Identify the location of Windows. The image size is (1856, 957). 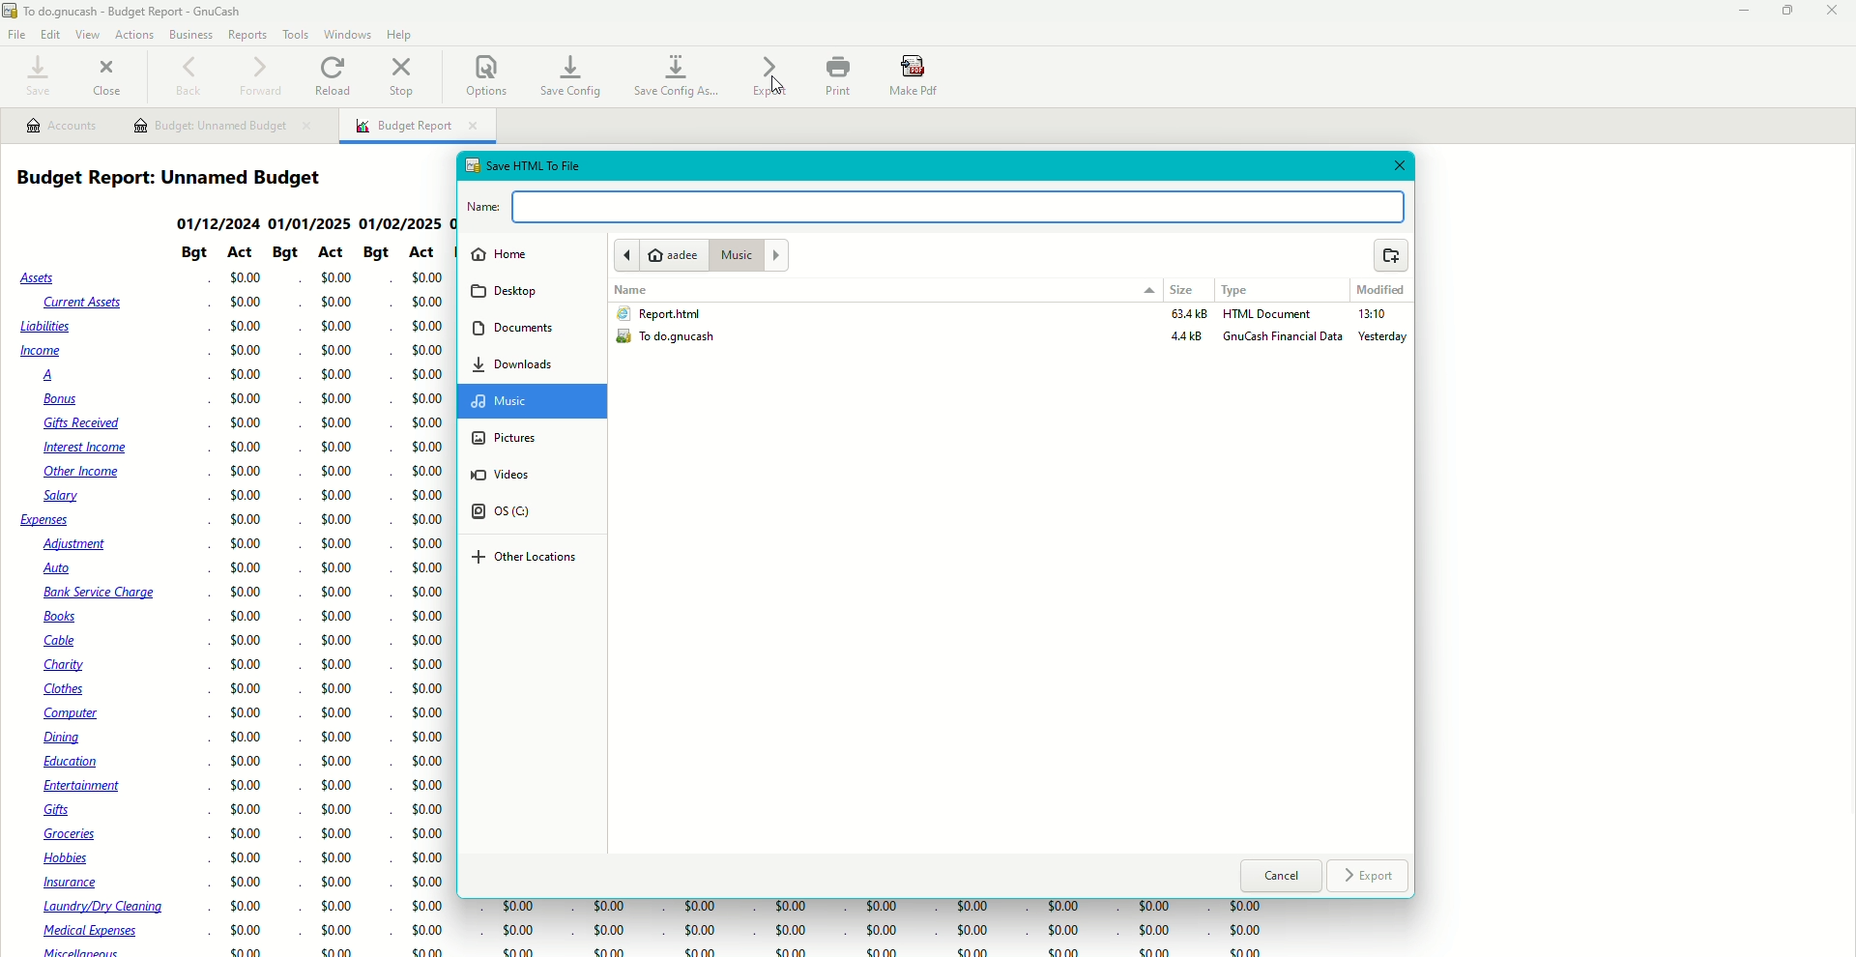
(350, 34).